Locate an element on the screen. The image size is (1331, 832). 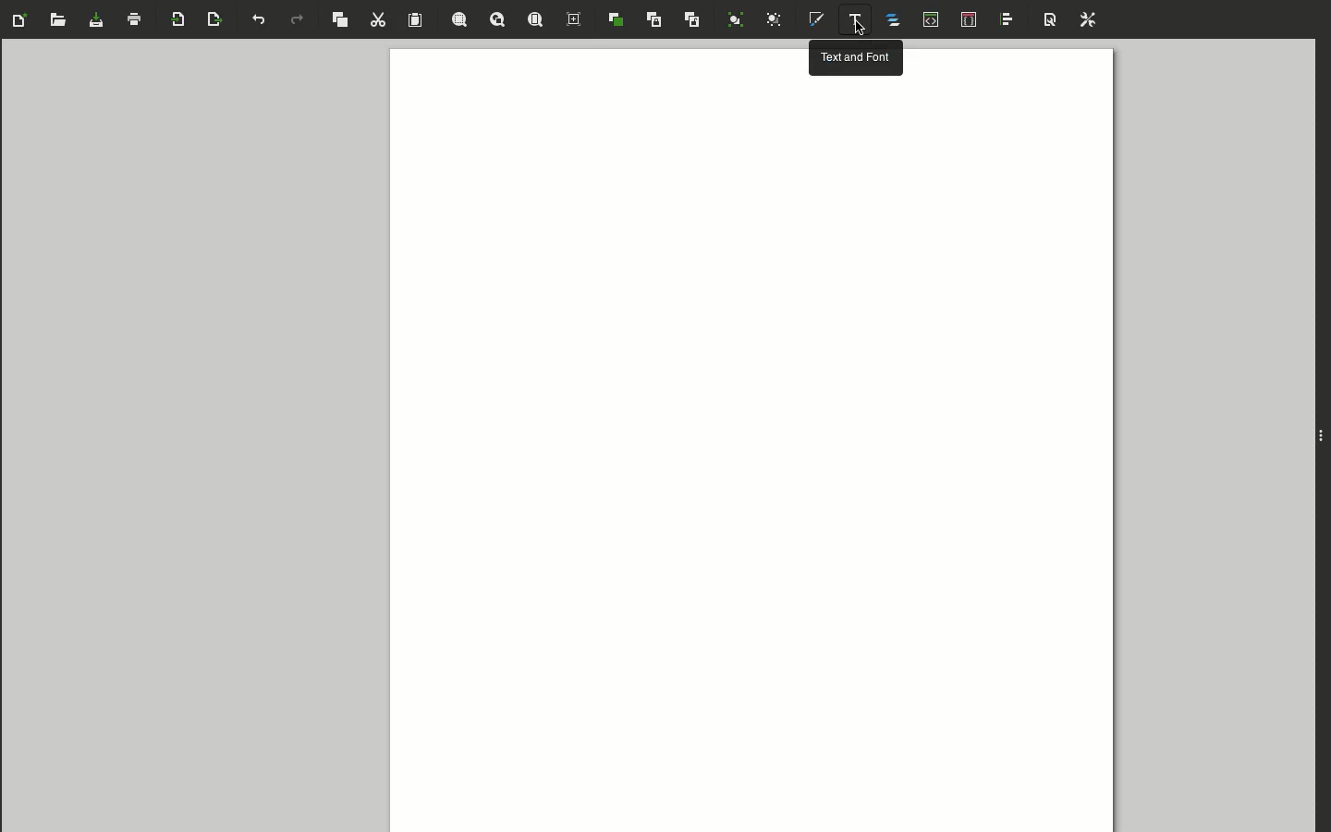
Expand is located at coordinates (1322, 435).